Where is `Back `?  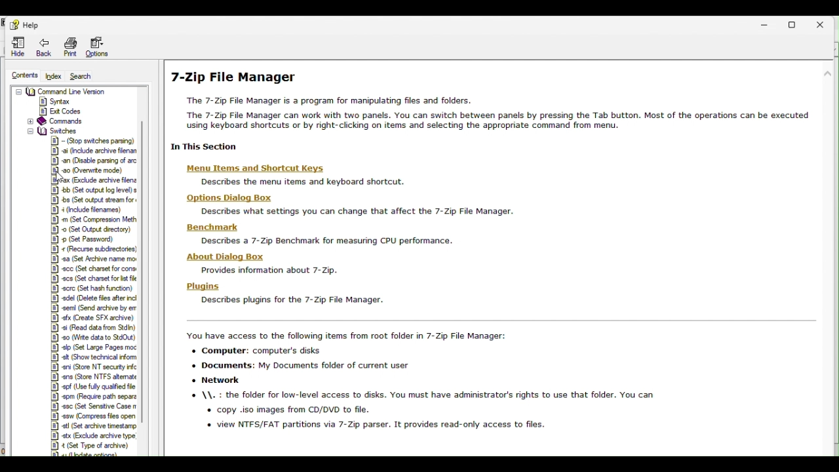 Back  is located at coordinates (46, 47).